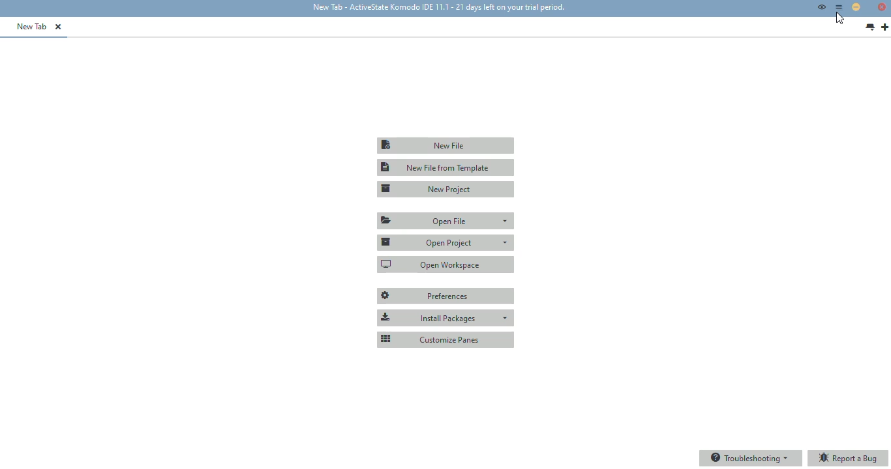  What do you see at coordinates (445, 339) in the screenshot?
I see `customize panes` at bounding box center [445, 339].